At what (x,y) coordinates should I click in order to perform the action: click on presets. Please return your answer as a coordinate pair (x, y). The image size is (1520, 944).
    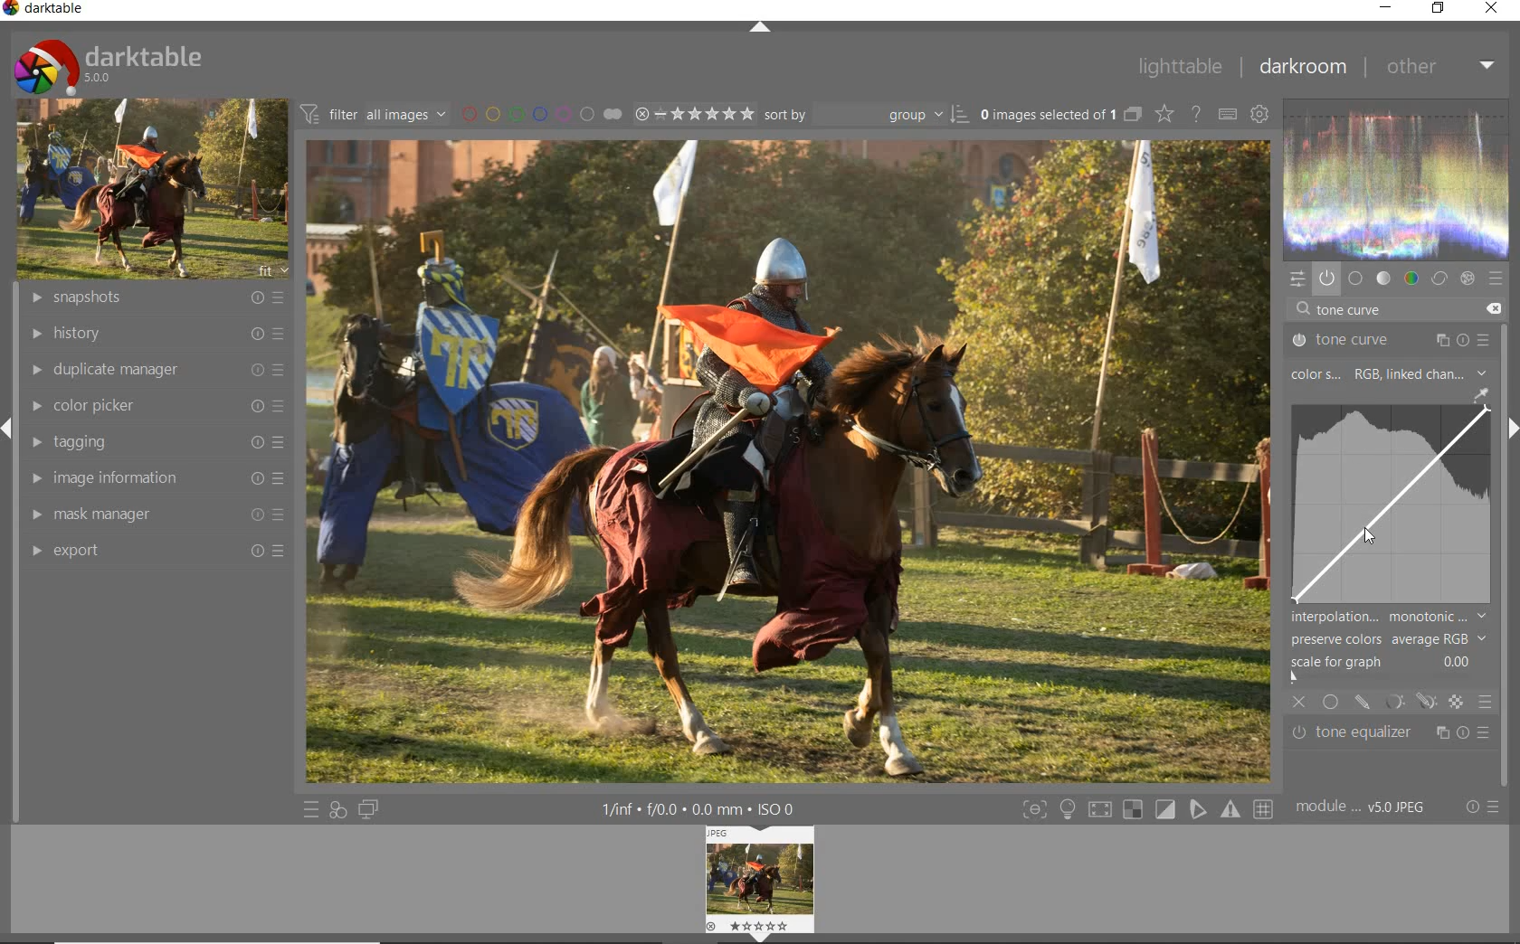
    Looking at the image, I should click on (1496, 279).